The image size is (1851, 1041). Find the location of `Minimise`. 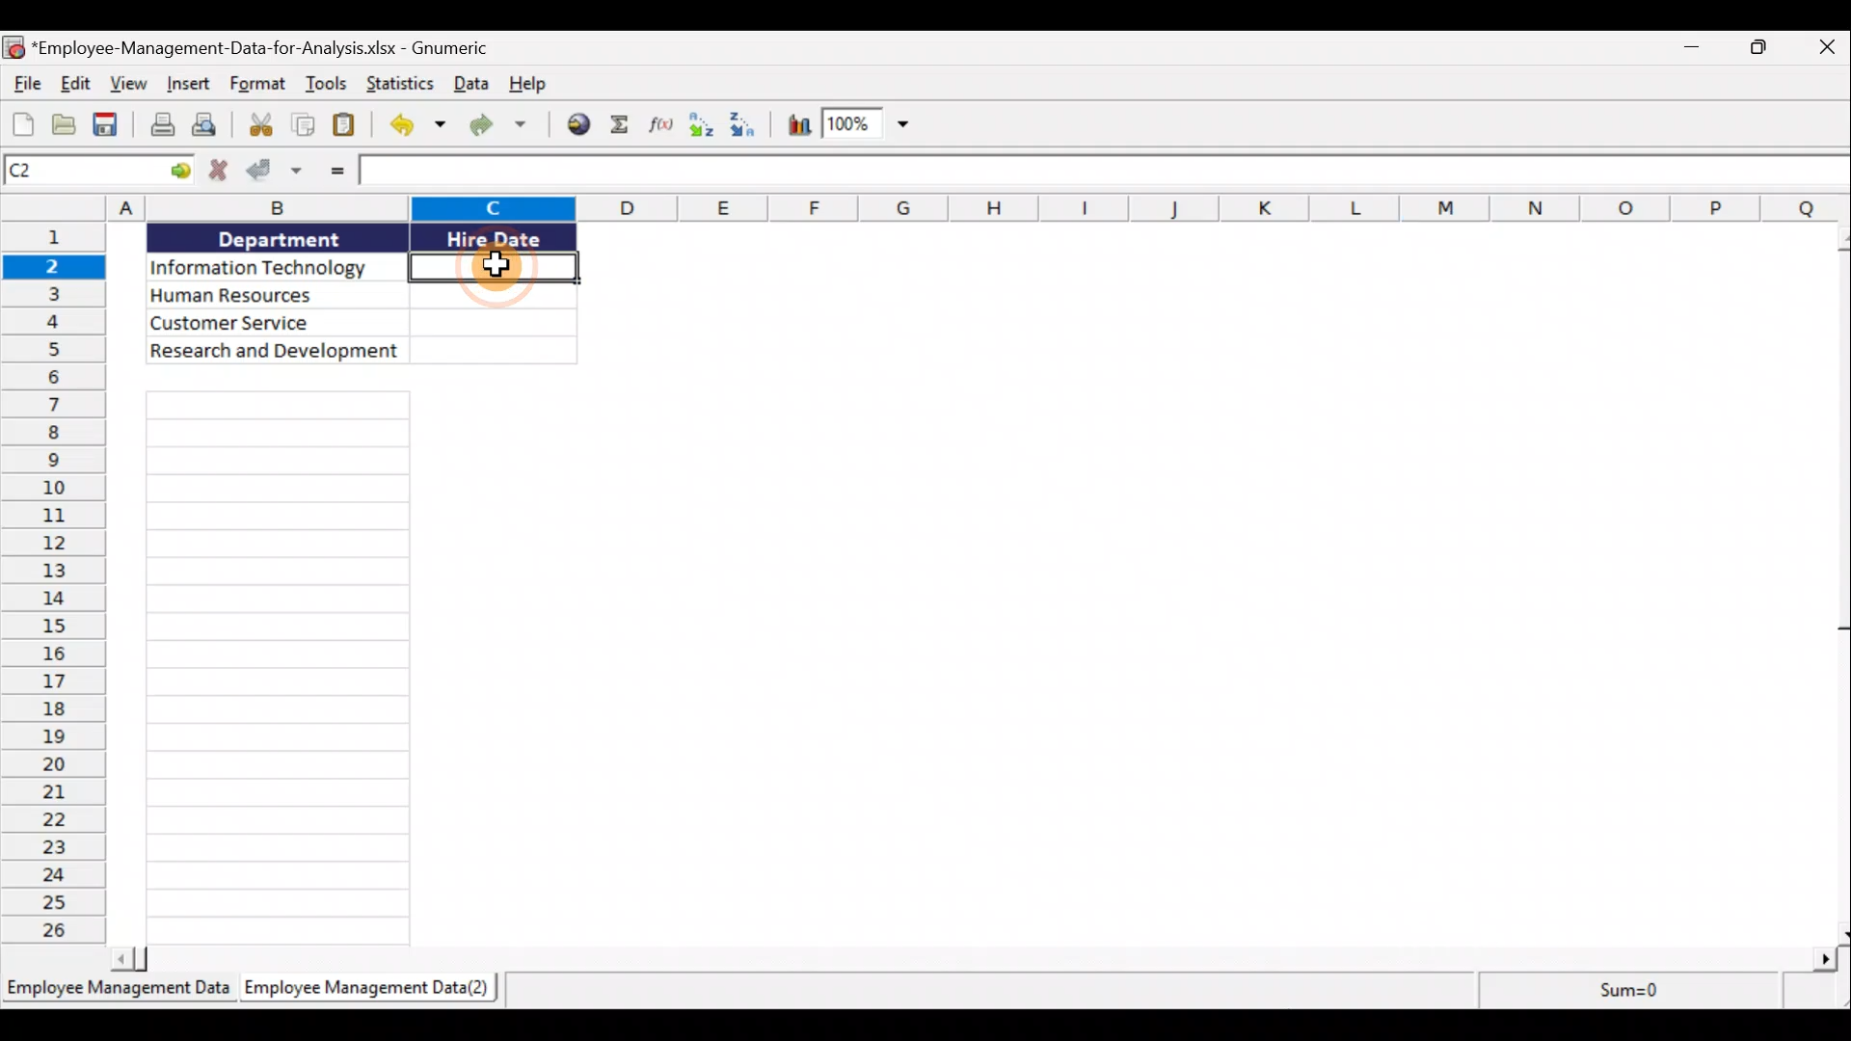

Minimise is located at coordinates (1693, 45).